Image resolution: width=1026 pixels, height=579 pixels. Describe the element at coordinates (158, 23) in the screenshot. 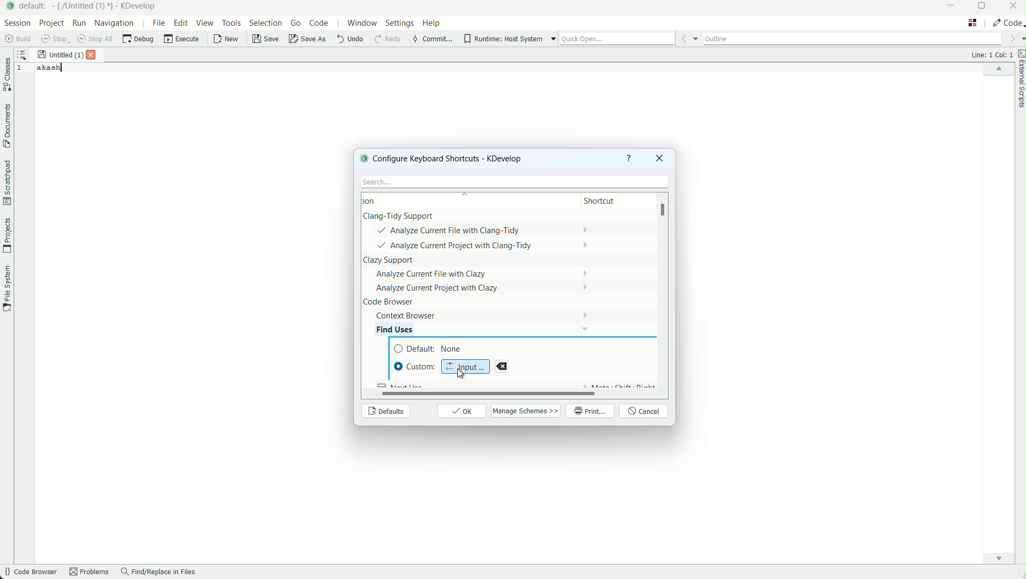

I see `file menu` at that location.